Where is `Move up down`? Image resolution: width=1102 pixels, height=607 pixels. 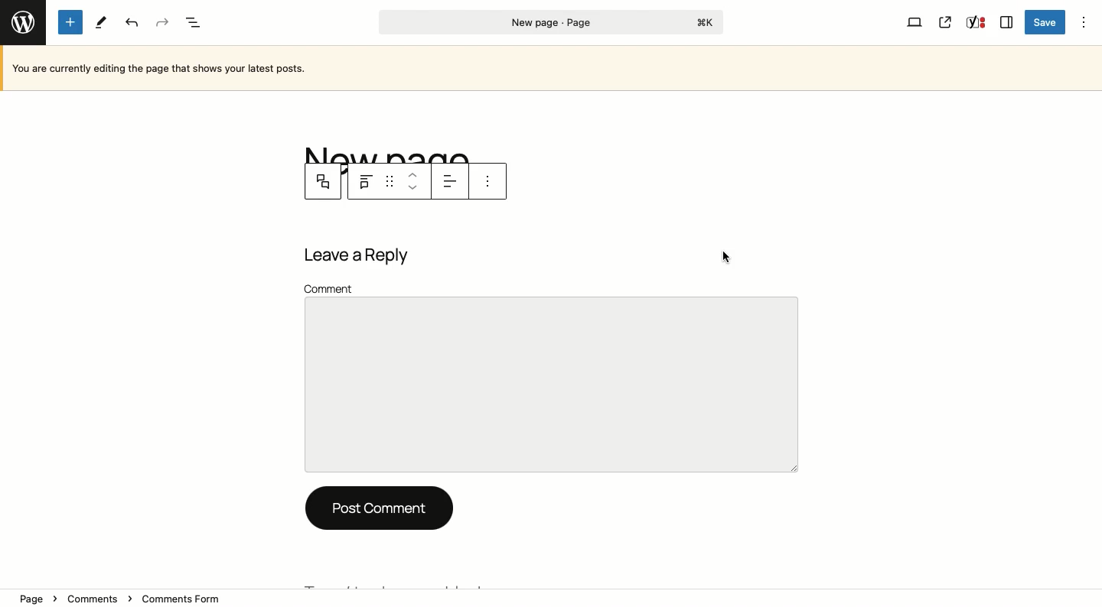
Move up down is located at coordinates (413, 180).